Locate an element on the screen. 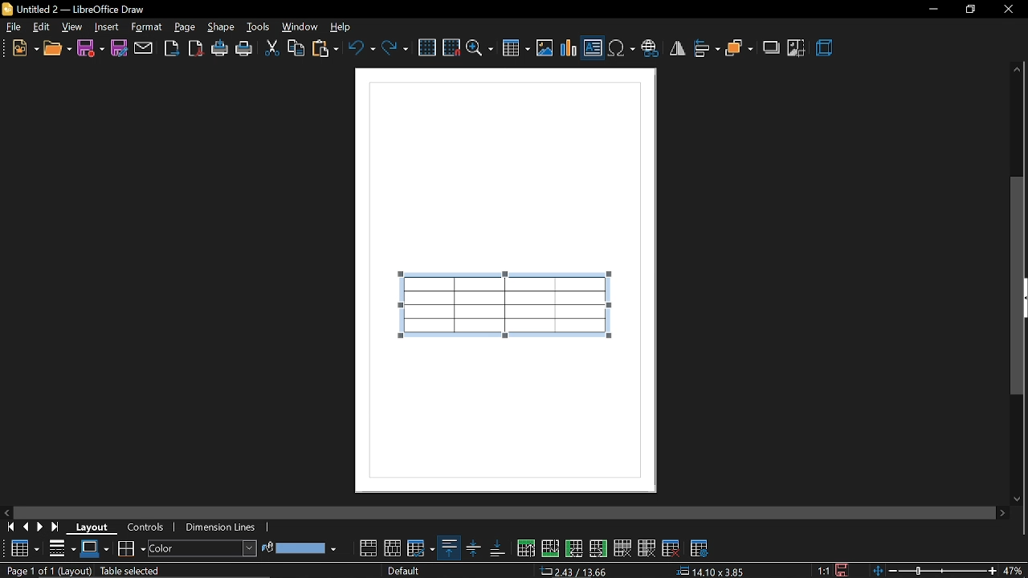  new is located at coordinates (20, 47).